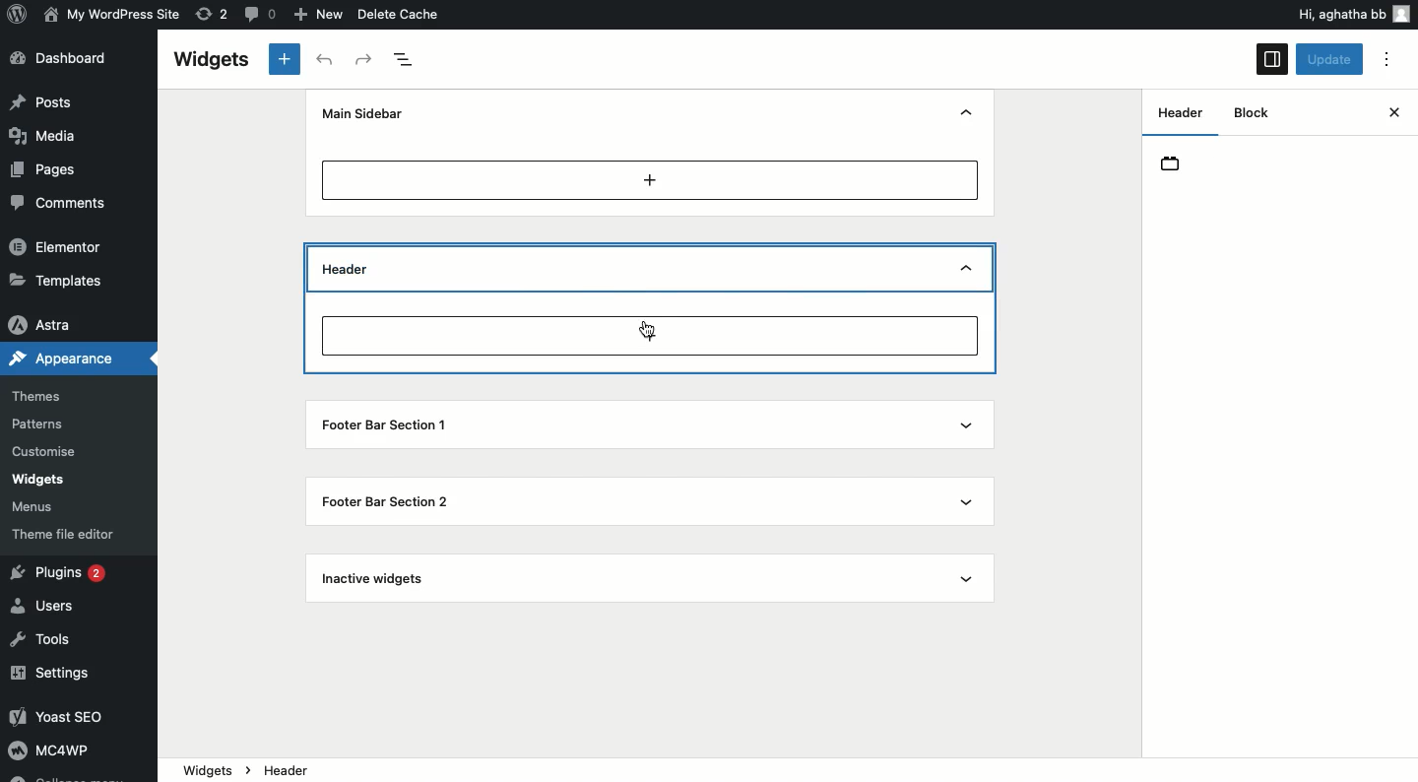 Image resolution: width=1418 pixels, height=782 pixels. I want to click on Close, so click(1393, 112).